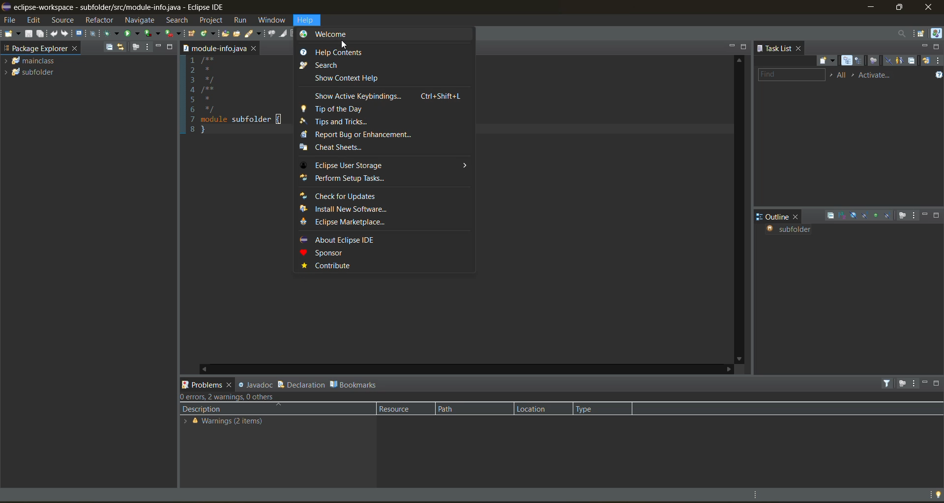  Describe the element at coordinates (9, 21) in the screenshot. I see `file` at that location.